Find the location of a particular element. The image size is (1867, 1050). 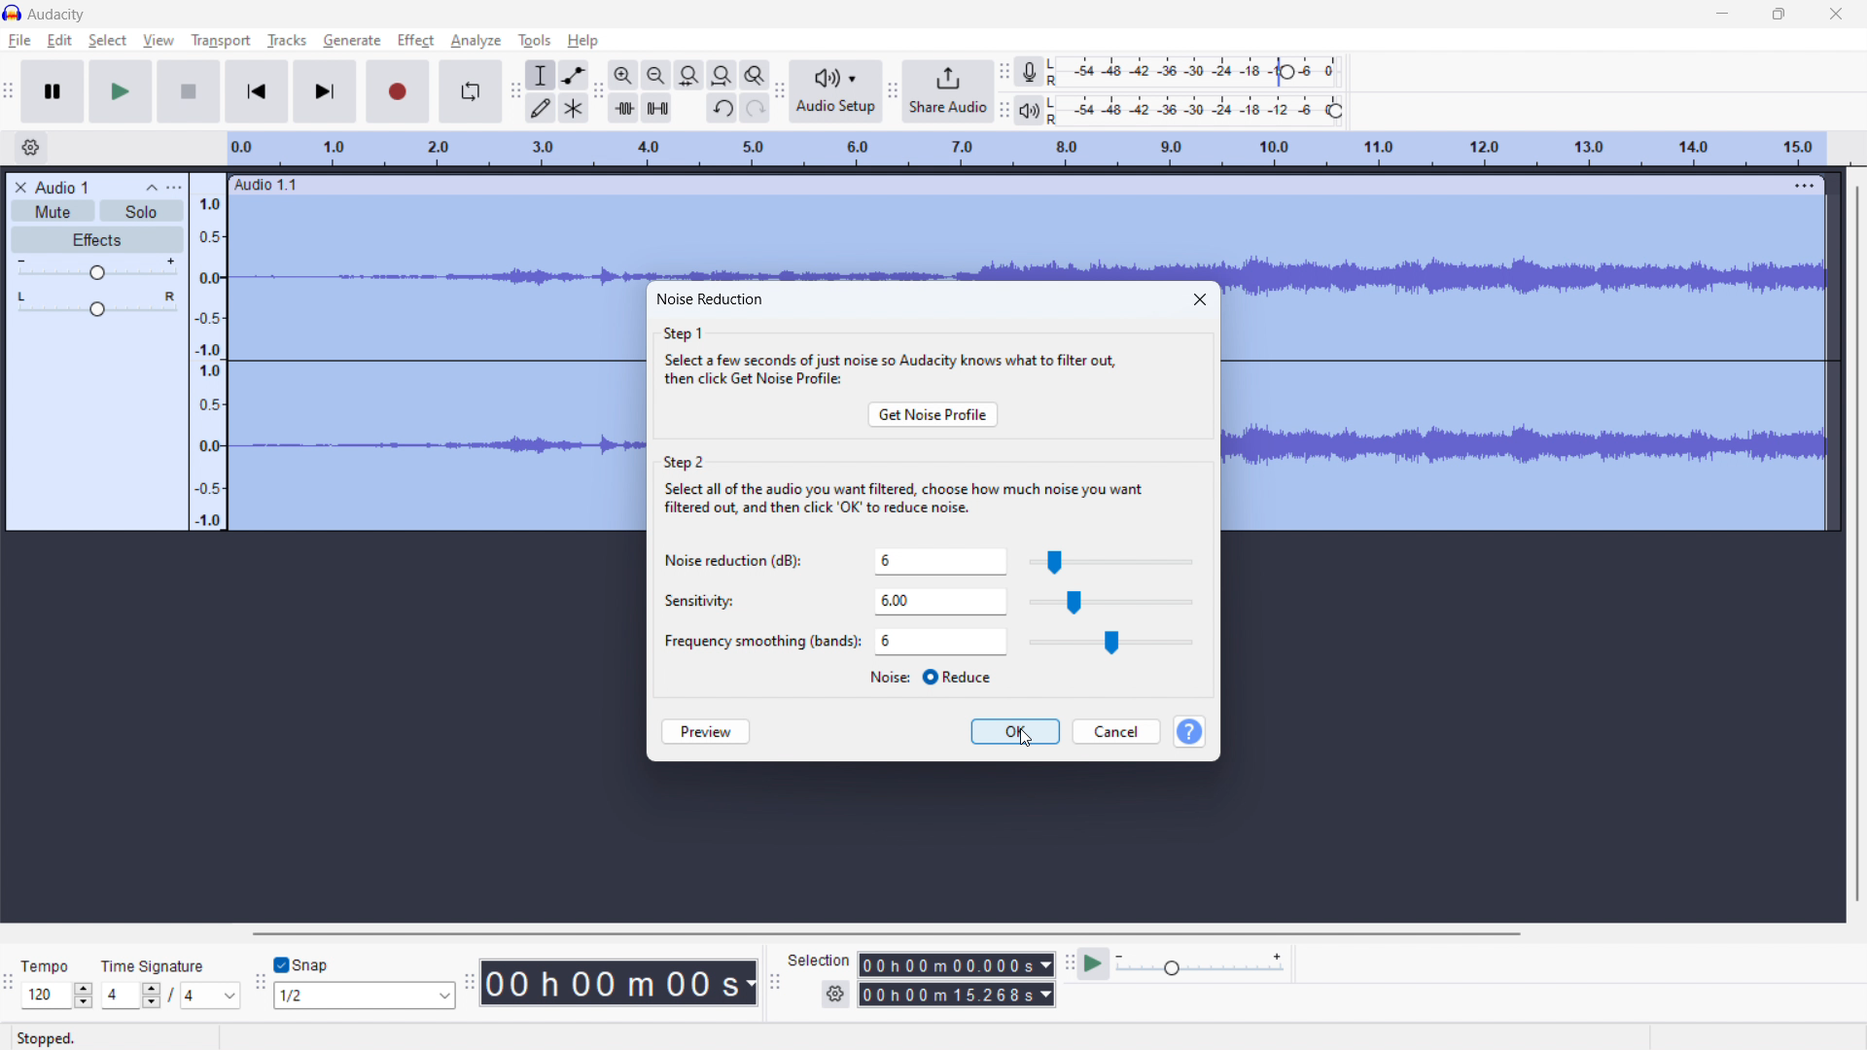

select snapping is located at coordinates (363, 996).